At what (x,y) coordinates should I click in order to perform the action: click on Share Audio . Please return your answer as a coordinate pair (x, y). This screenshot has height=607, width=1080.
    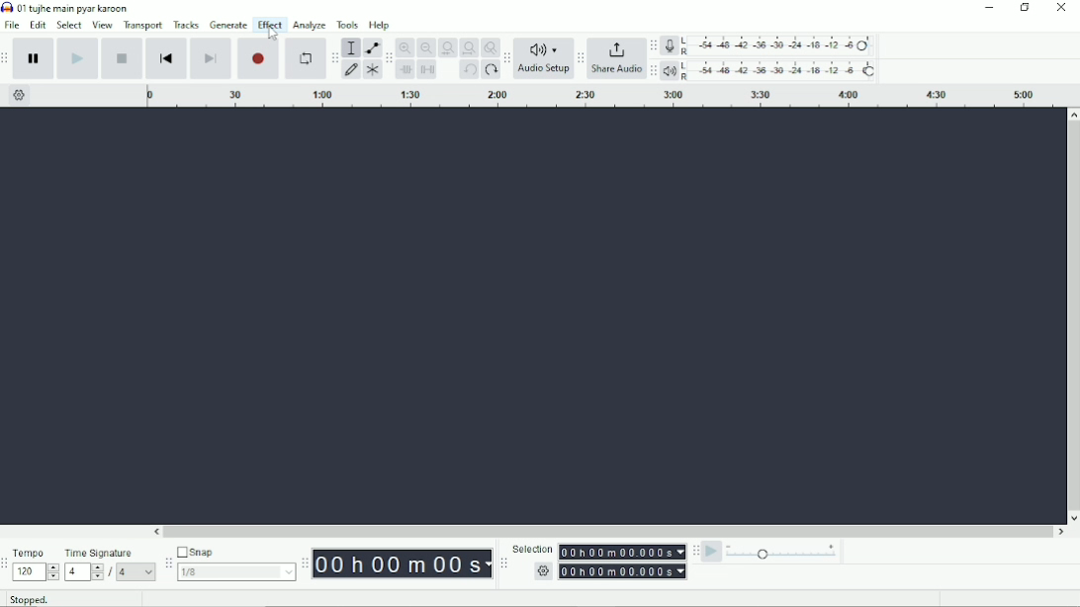
    Looking at the image, I should click on (617, 61).